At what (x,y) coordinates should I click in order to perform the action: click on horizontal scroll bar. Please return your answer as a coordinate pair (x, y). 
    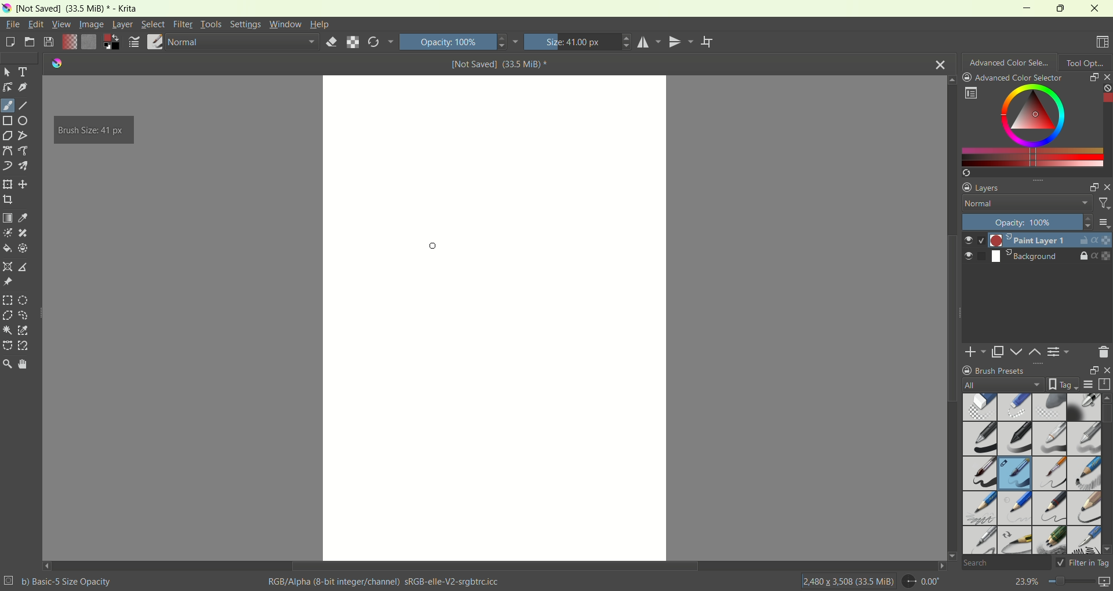
    Looking at the image, I should click on (494, 566).